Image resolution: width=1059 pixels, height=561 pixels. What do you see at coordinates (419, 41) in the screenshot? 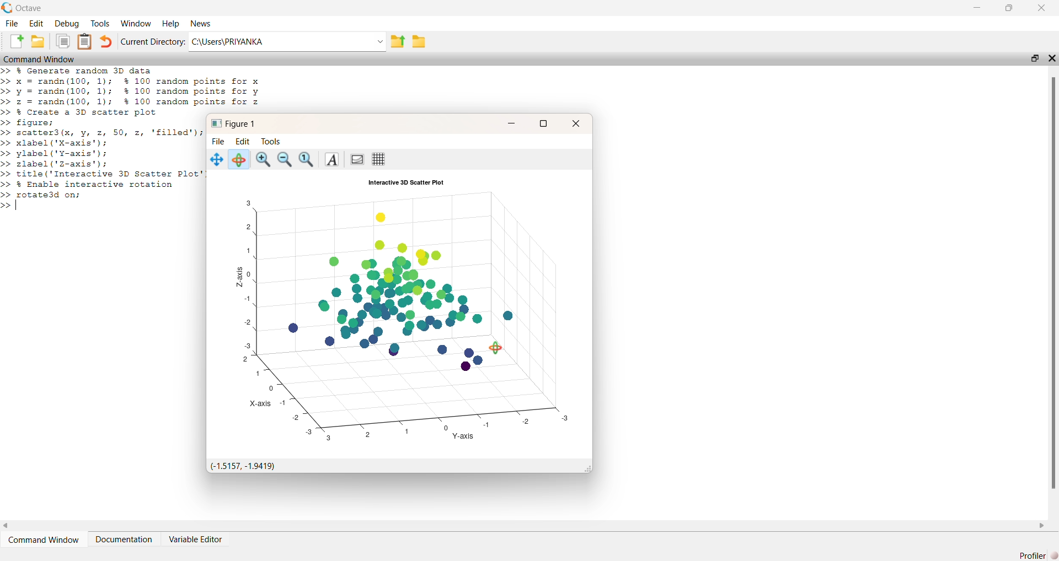
I see `folder` at bounding box center [419, 41].